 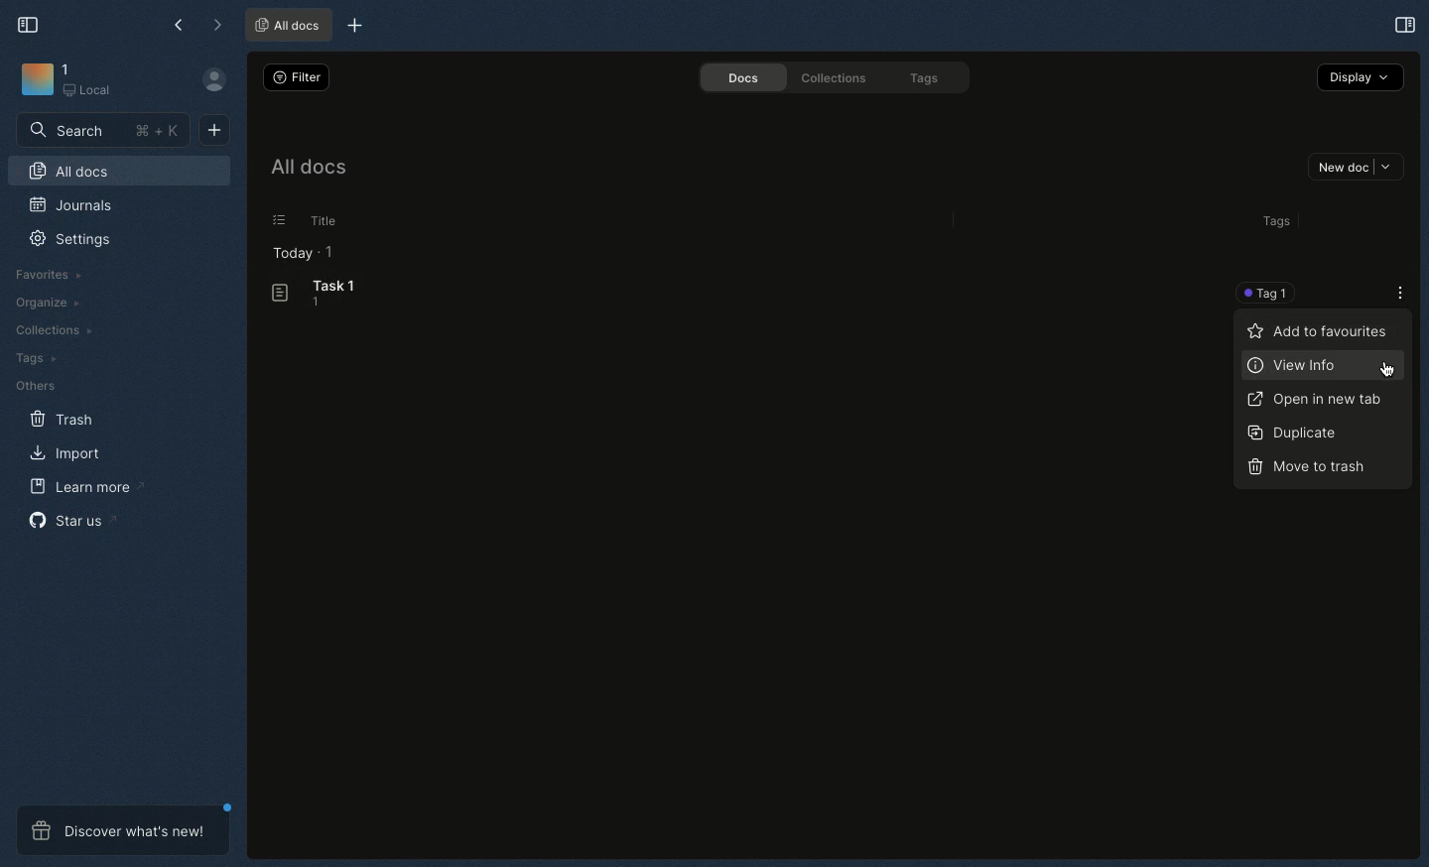 I want to click on Left arrow, so click(x=174, y=23).